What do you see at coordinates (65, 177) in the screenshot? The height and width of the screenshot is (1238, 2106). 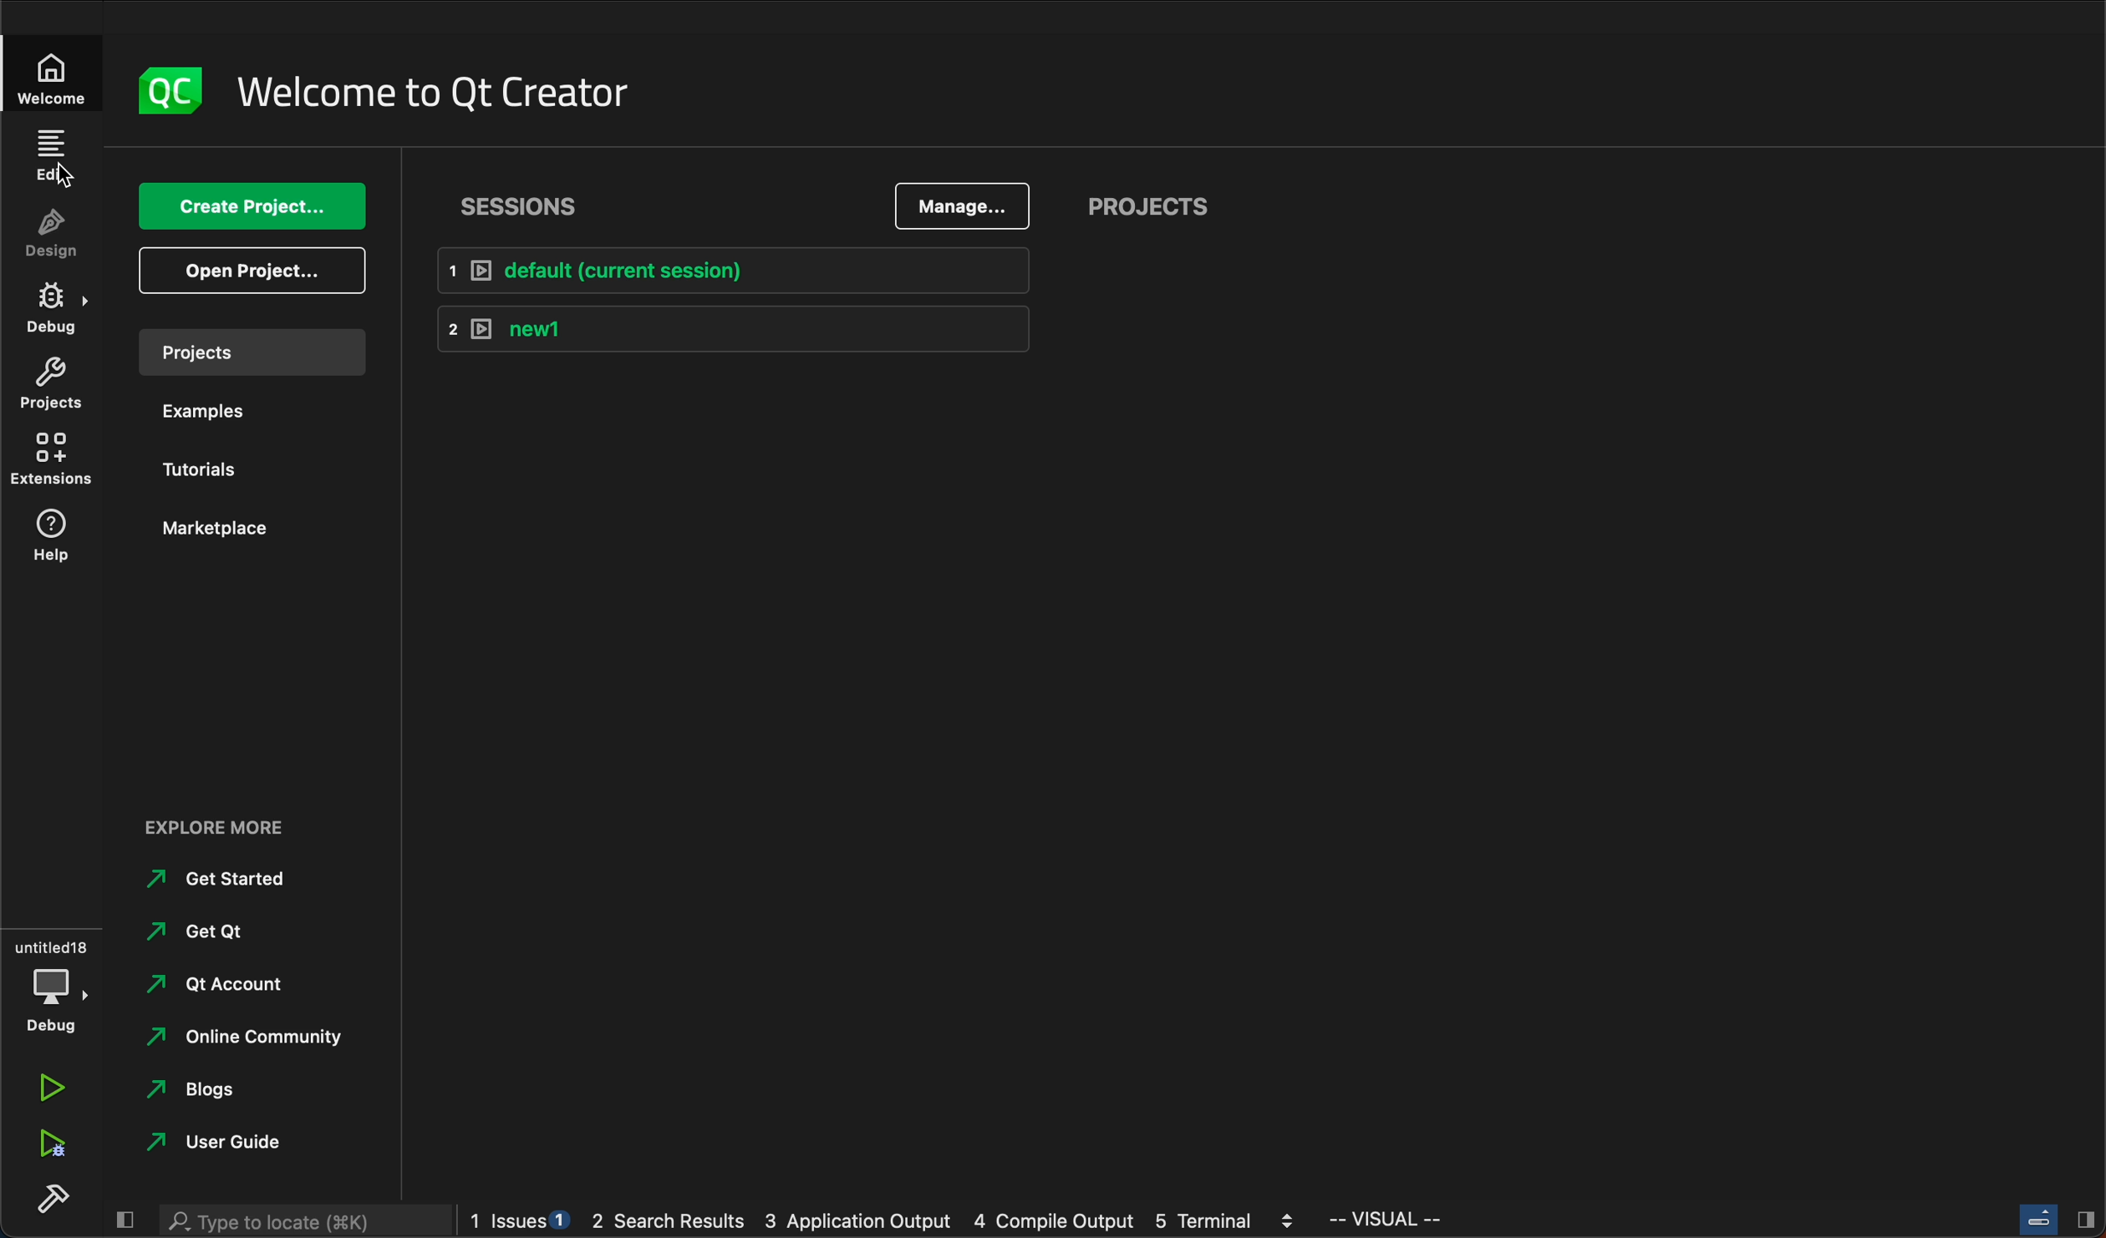 I see `Cursor` at bounding box center [65, 177].